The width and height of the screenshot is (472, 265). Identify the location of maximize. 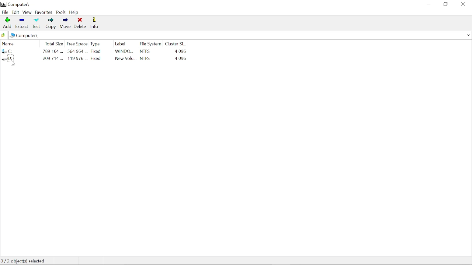
(445, 5).